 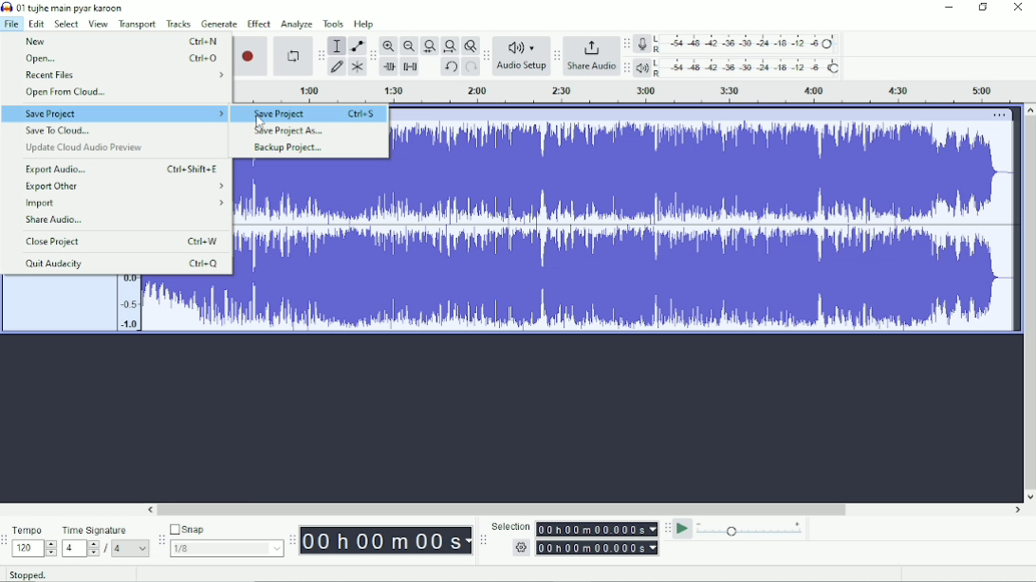 I want to click on File, so click(x=11, y=24).